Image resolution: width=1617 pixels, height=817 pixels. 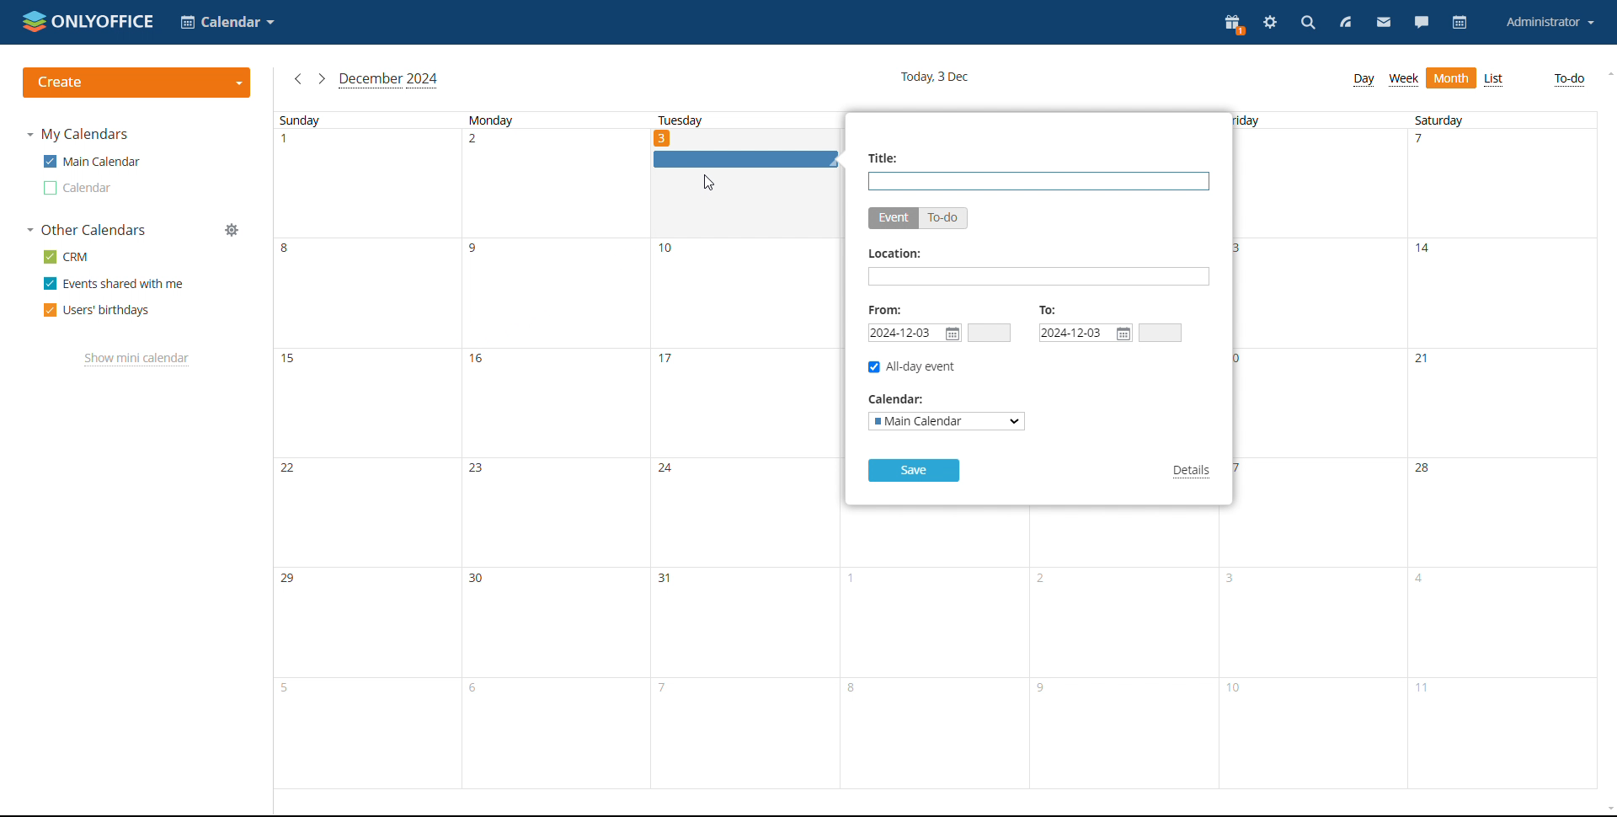 I want to click on tuesday, so click(x=739, y=495).